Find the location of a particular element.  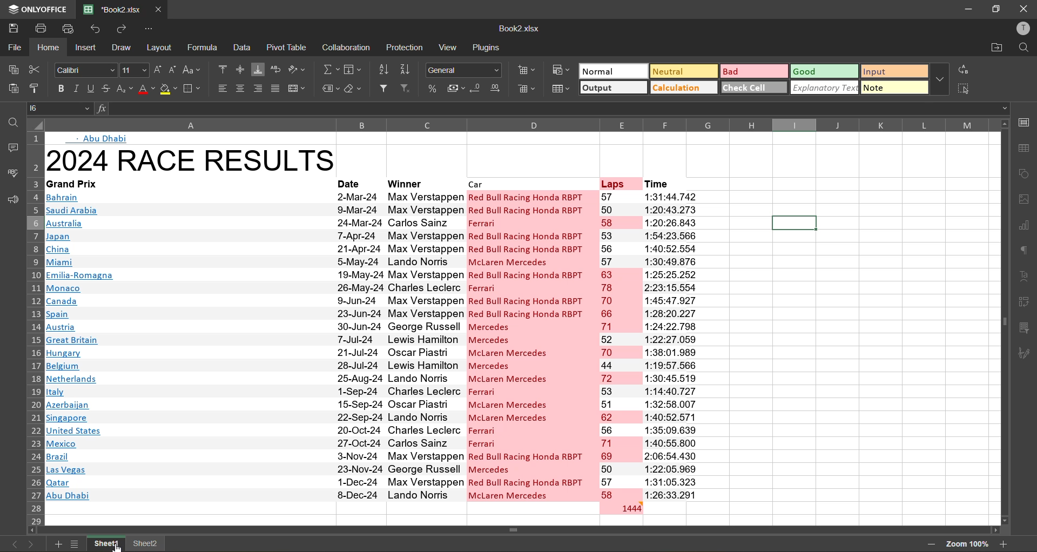

normal is located at coordinates (612, 72).